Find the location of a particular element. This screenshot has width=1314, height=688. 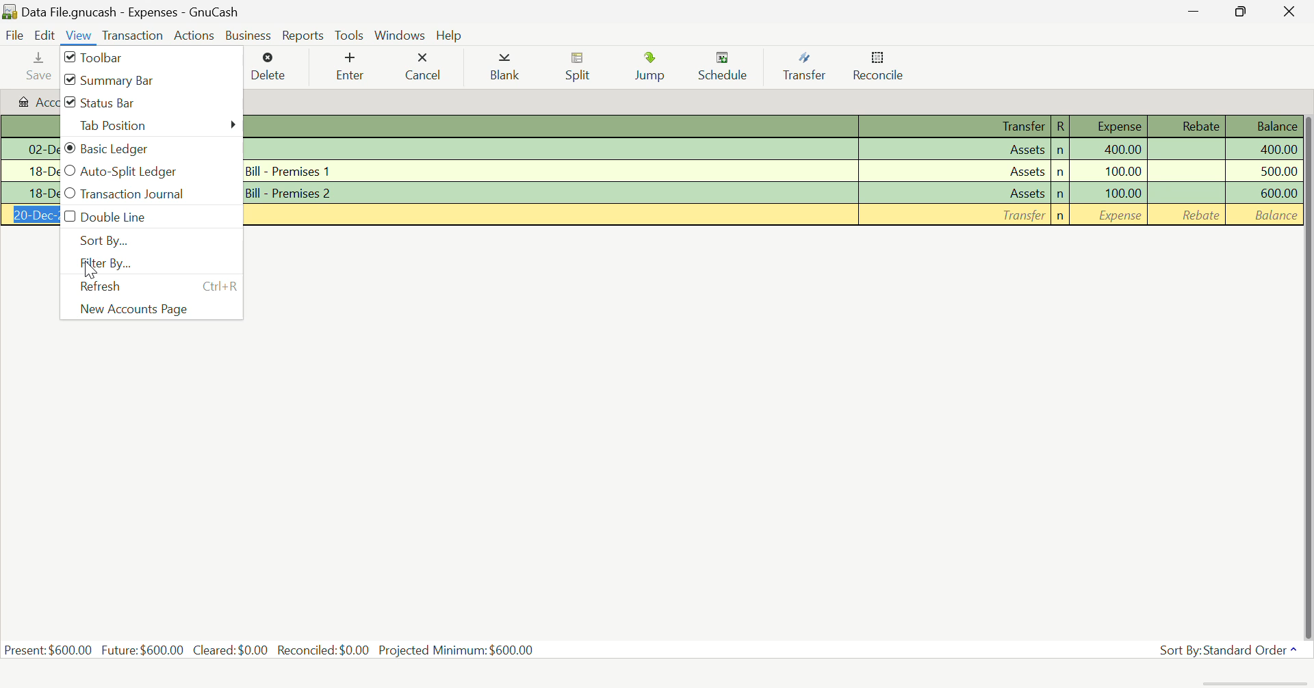

Rebate is located at coordinates (1187, 215).